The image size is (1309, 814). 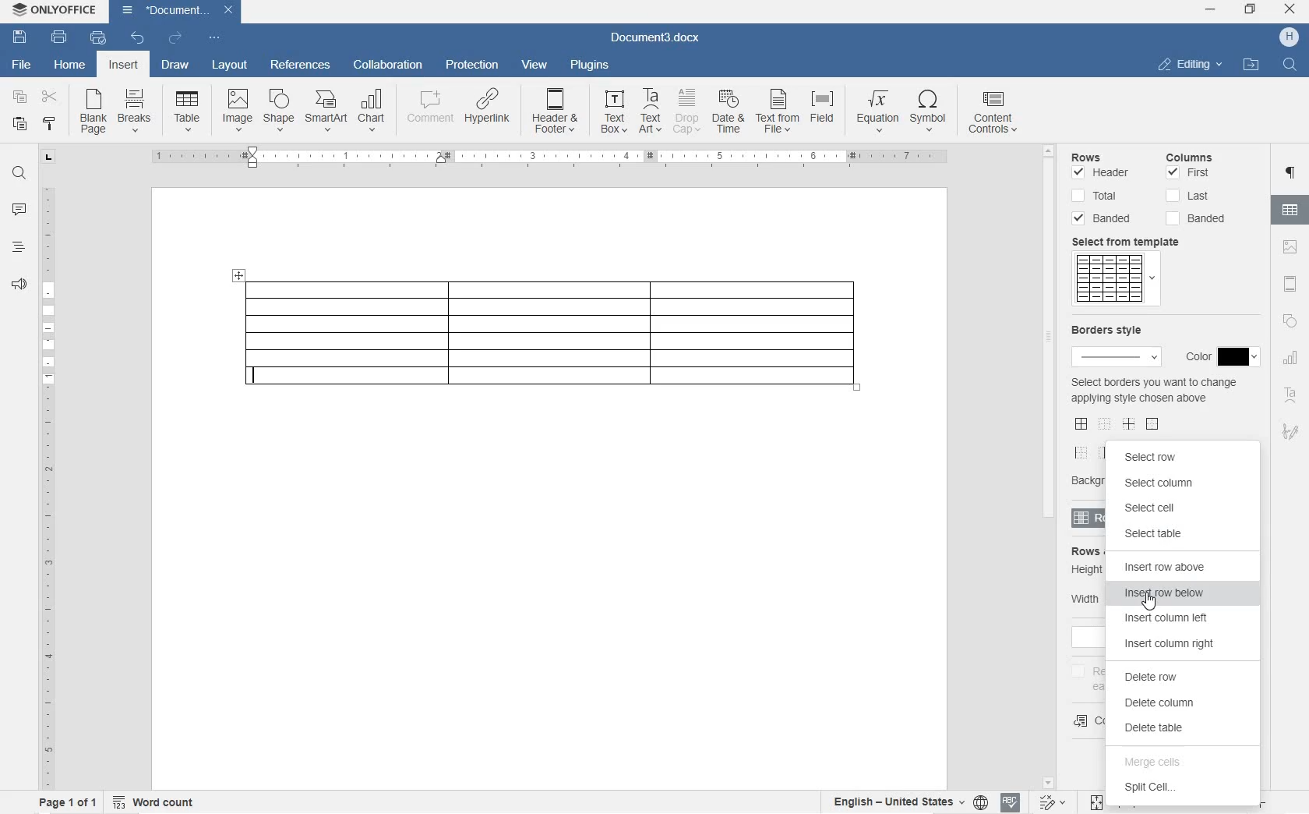 I want to click on RULER, so click(x=538, y=157).